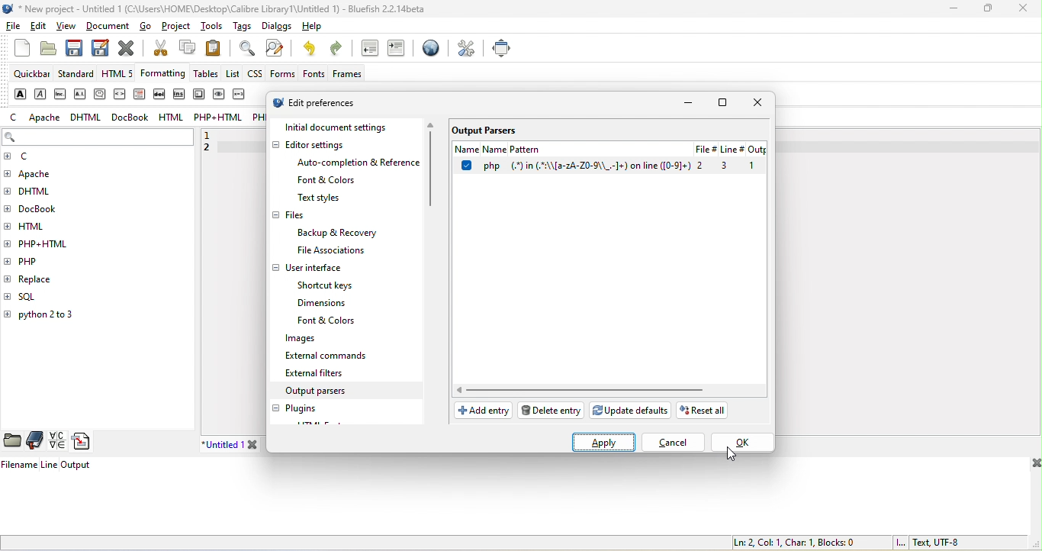 Image resolution: width=1042 pixels, height=551 pixels. I want to click on select ok, so click(741, 444).